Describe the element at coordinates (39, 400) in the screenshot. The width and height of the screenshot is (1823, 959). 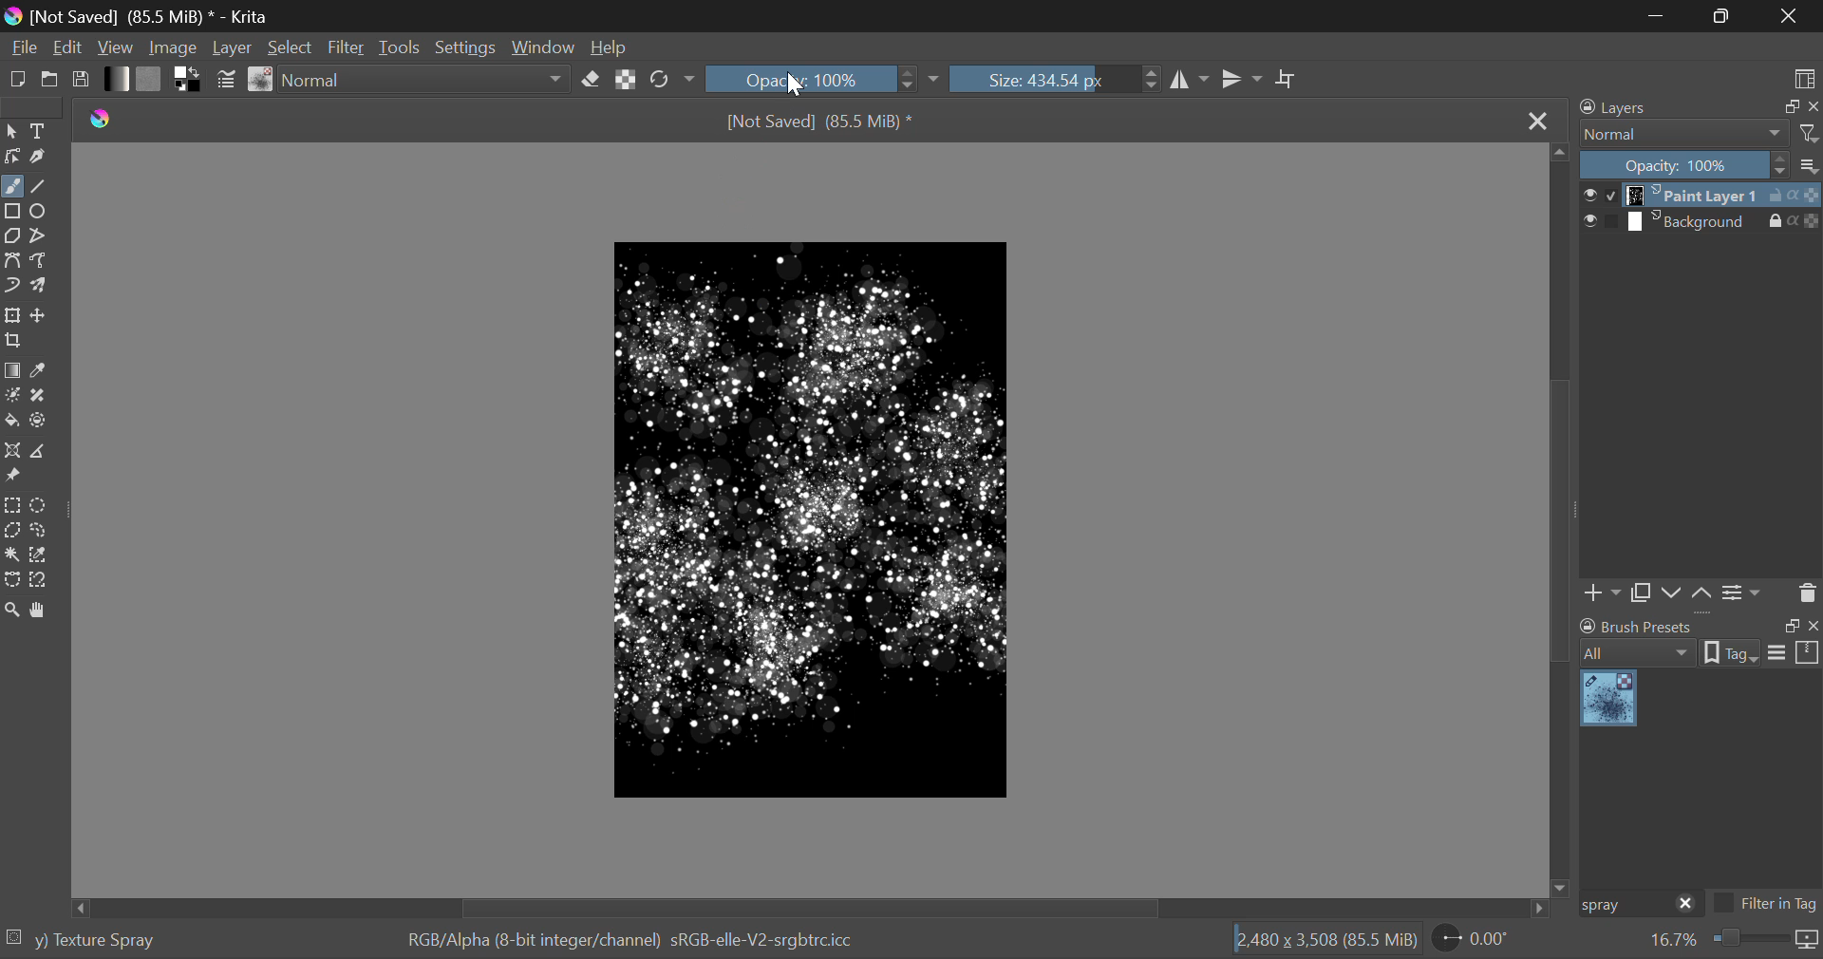
I see `Smart Patch Tool` at that location.